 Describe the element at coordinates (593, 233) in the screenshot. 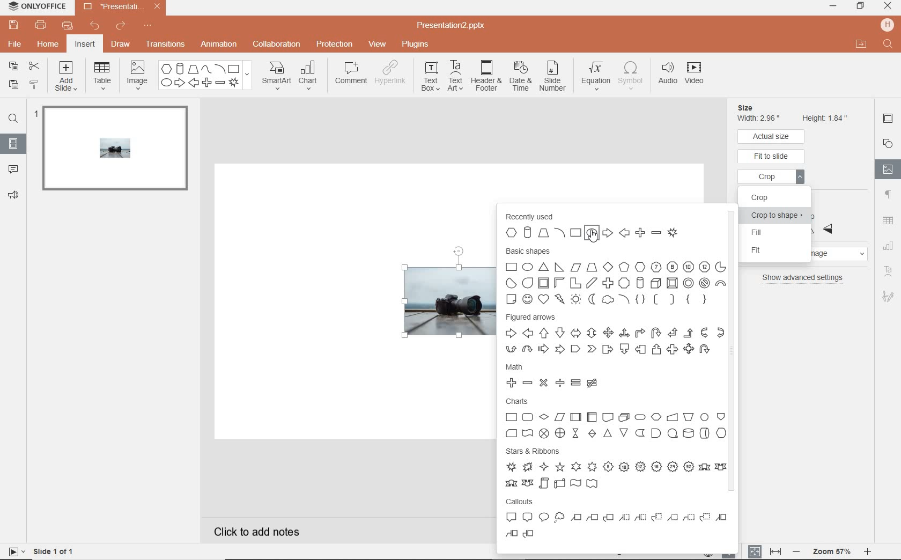

I see `cursor` at that location.